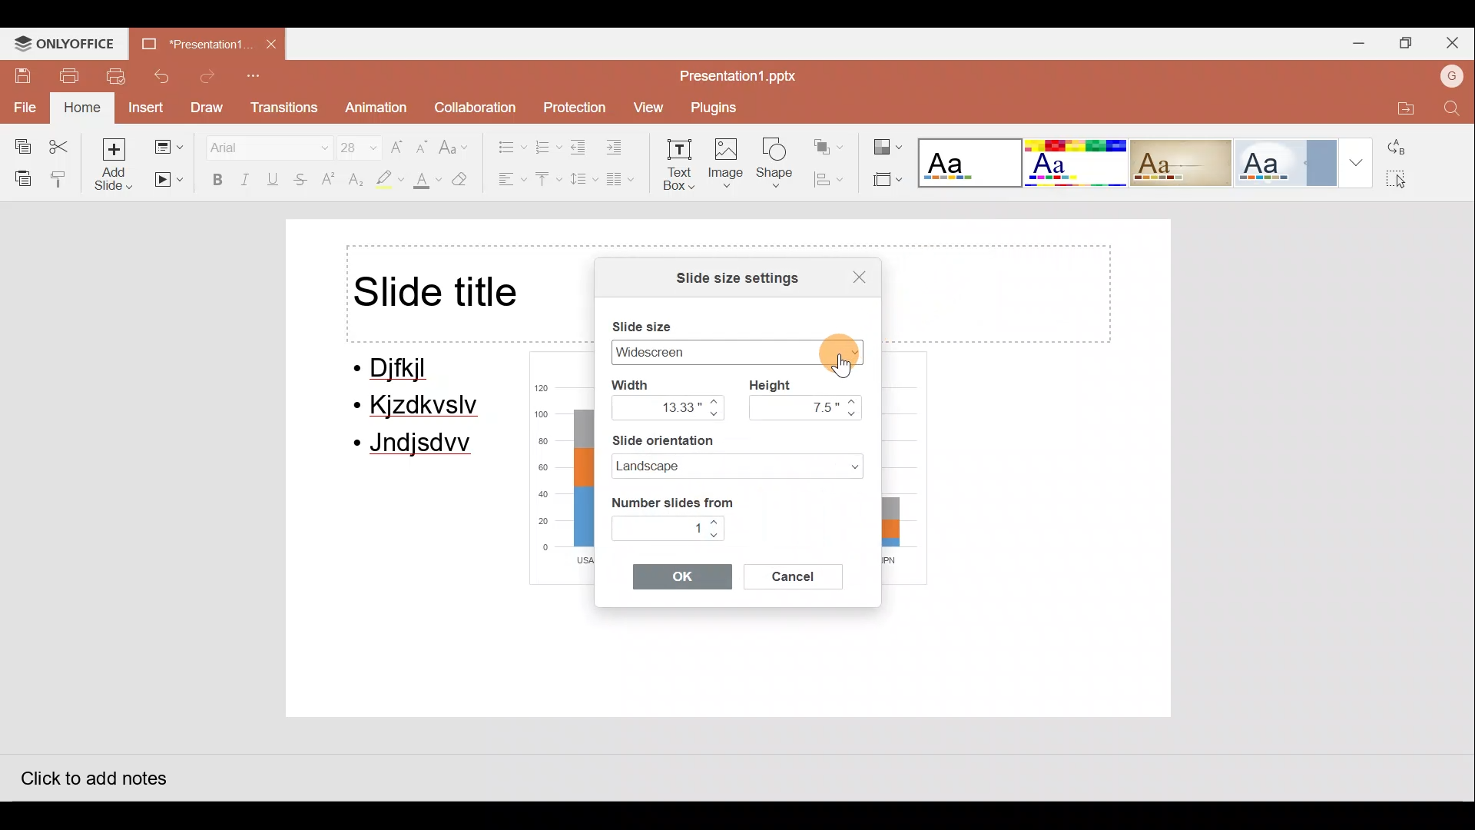  I want to click on Theme 4, so click(1291, 161).